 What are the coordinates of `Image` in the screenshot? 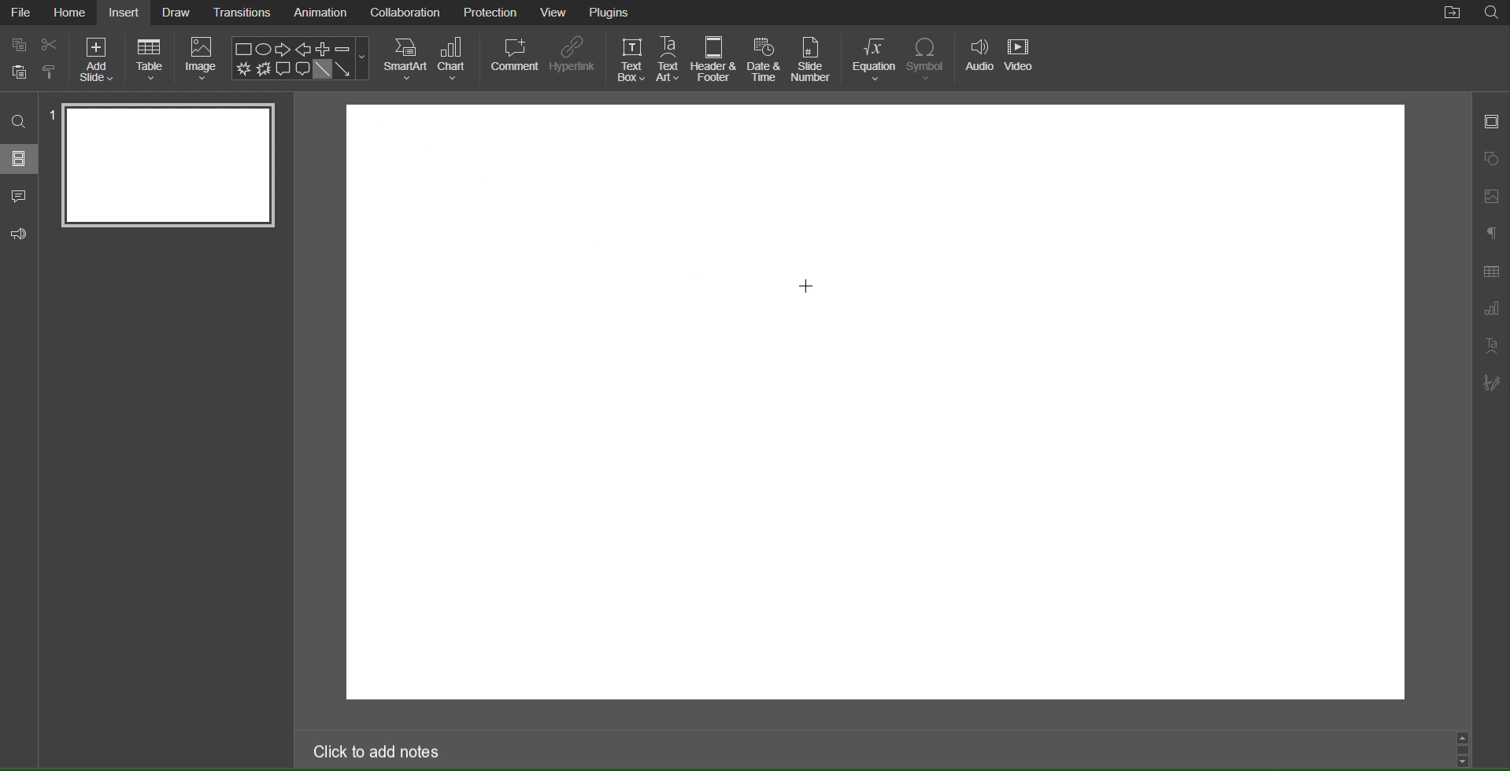 It's located at (203, 61).